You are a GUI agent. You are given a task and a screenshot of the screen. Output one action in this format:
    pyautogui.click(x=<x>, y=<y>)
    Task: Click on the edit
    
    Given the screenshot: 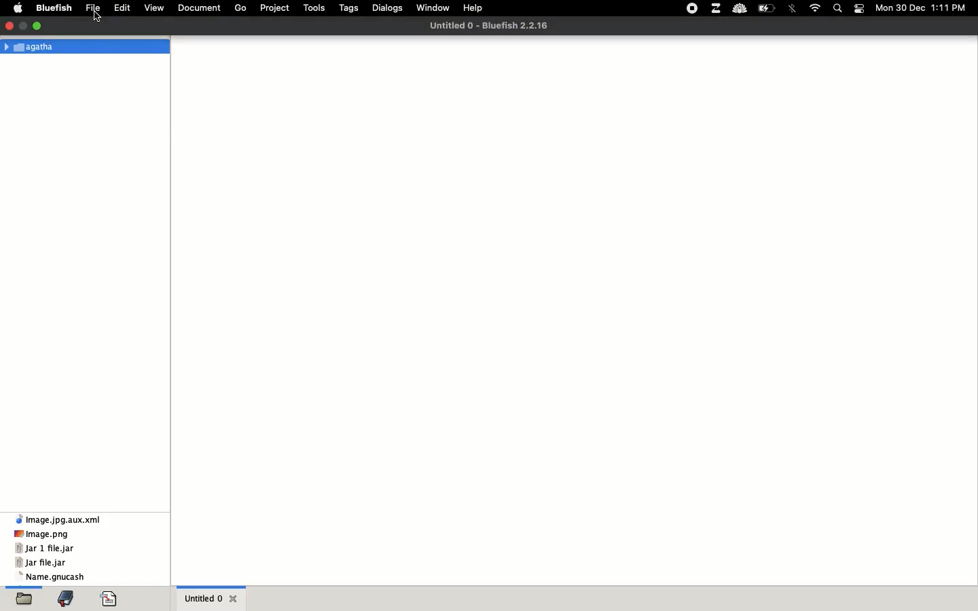 What is the action you would take?
    pyautogui.click(x=123, y=7)
    